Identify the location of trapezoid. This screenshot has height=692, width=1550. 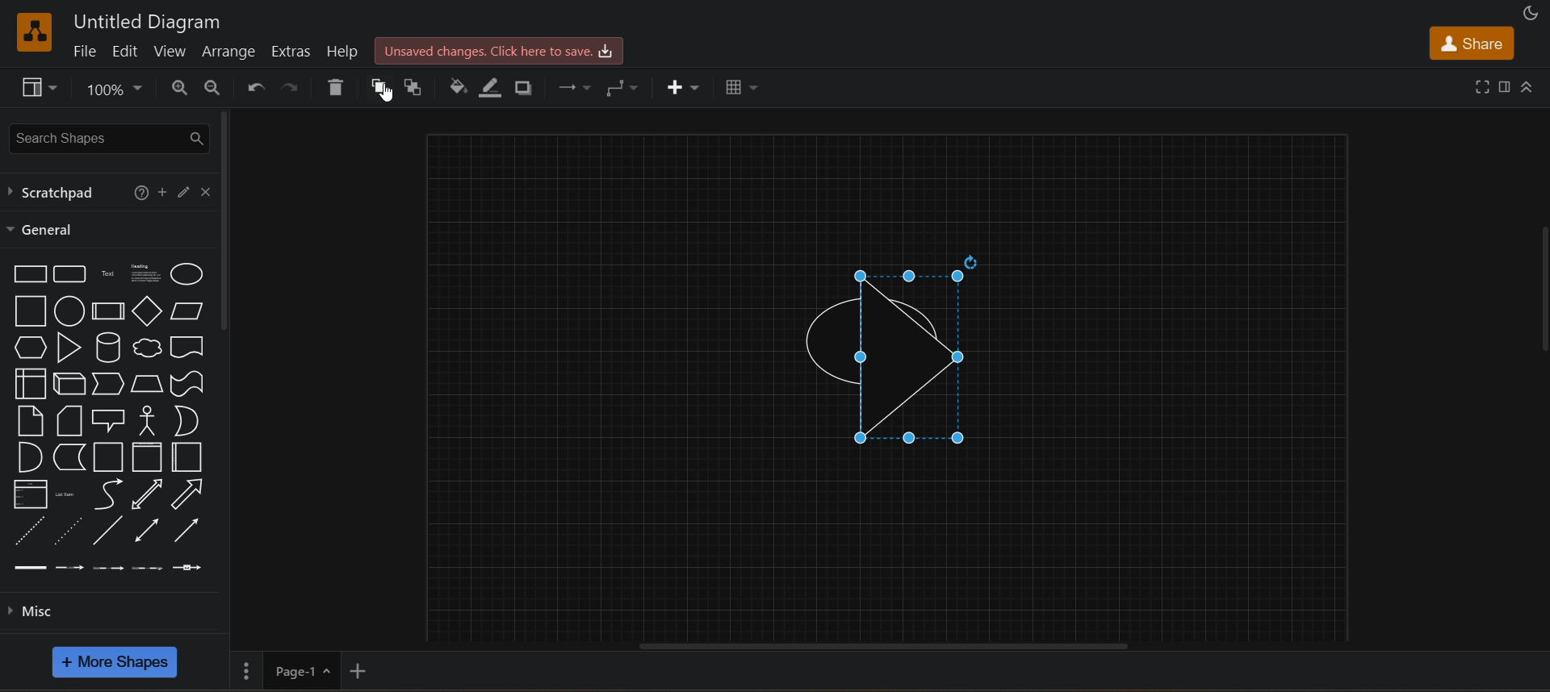
(148, 383).